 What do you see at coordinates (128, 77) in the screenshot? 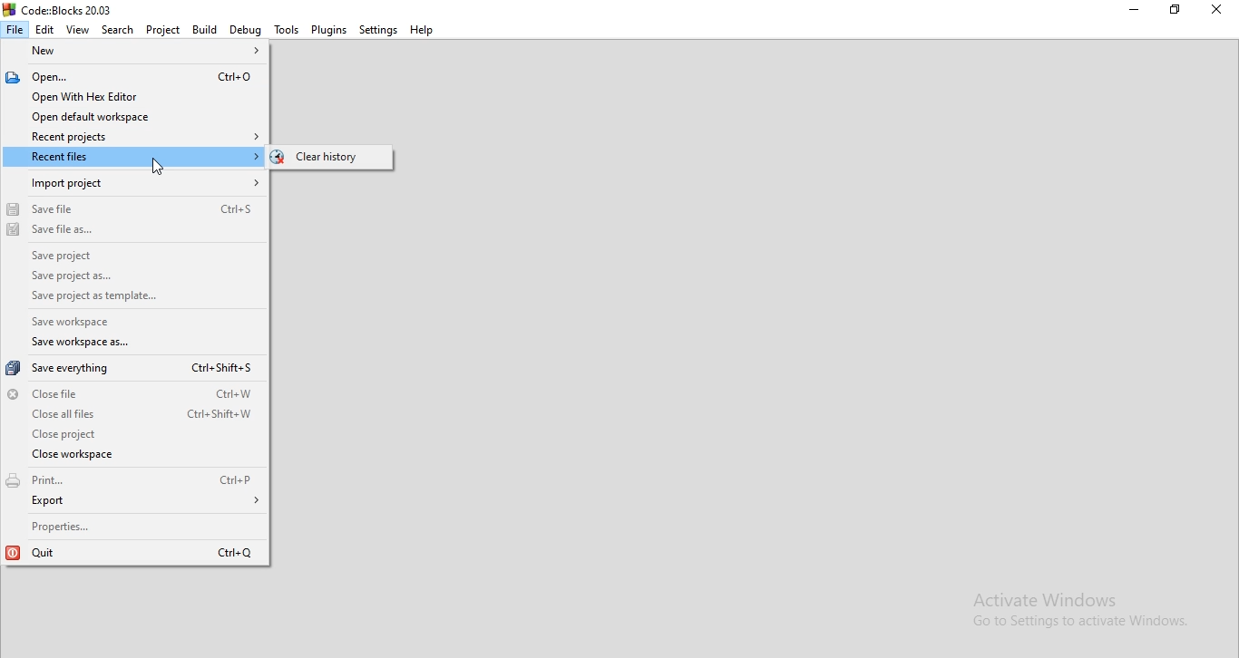
I see `Open` at bounding box center [128, 77].